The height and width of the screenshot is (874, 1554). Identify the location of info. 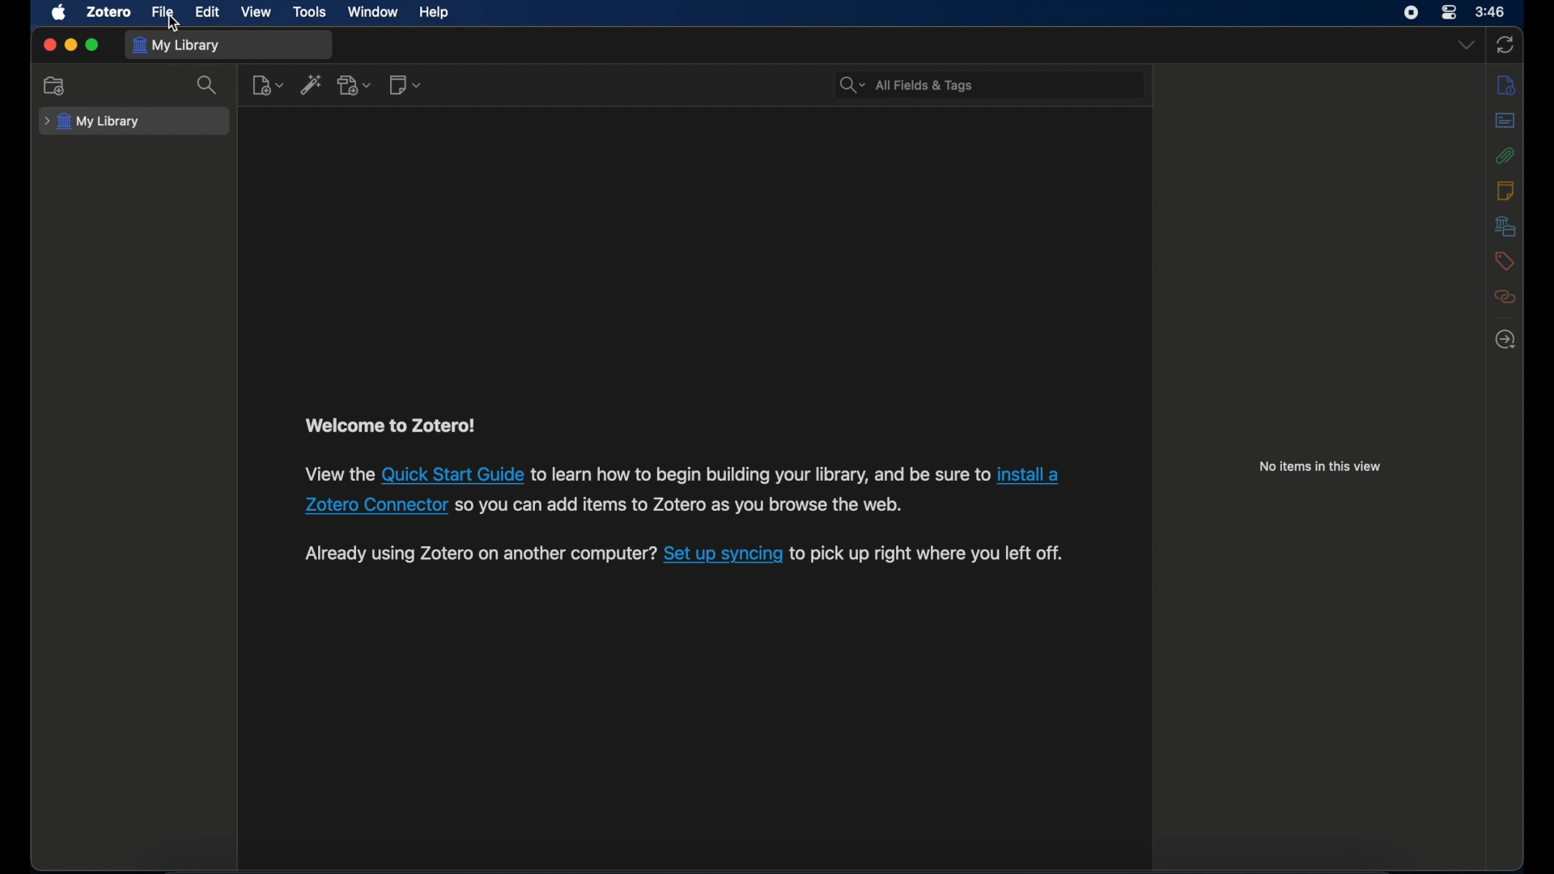
(1505, 84).